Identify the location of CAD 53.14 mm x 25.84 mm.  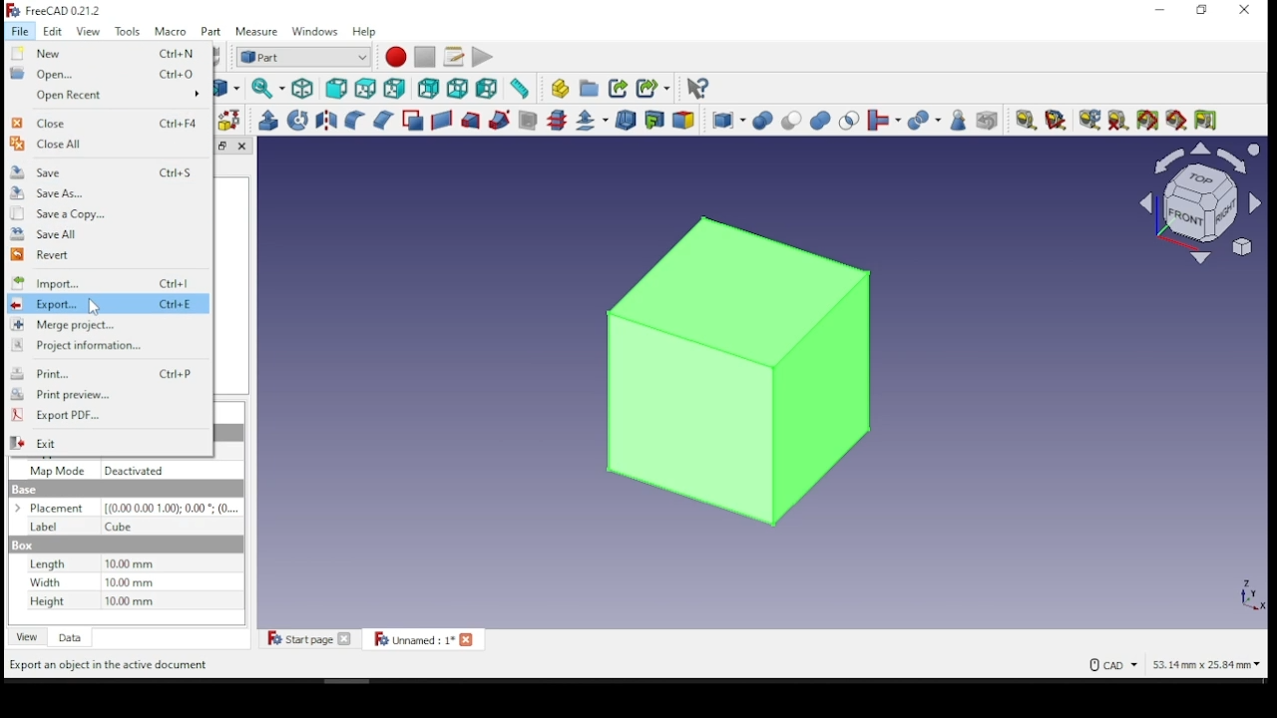
(1176, 664).